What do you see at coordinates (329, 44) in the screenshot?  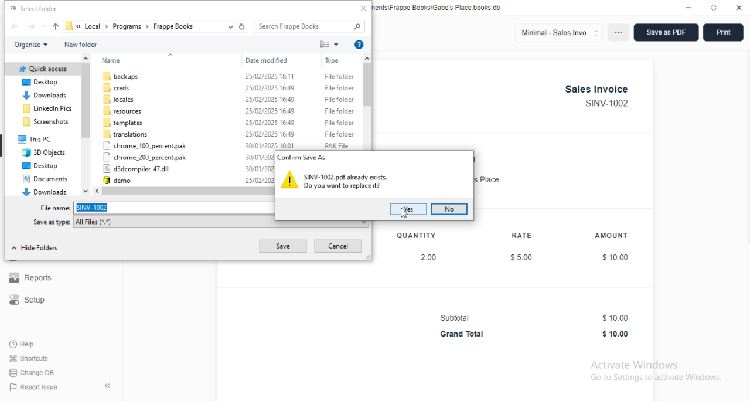 I see `change your view` at bounding box center [329, 44].